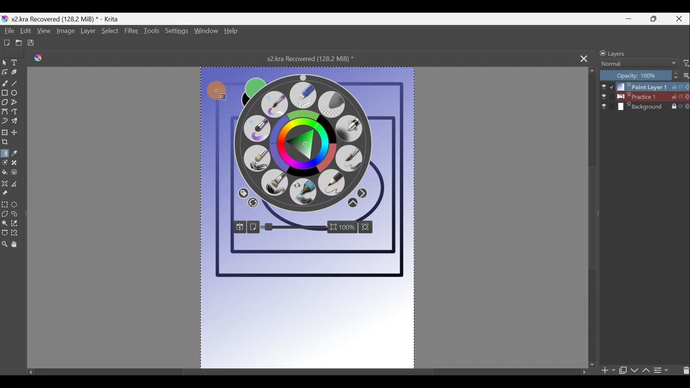 The height and width of the screenshot is (388, 690). Describe the element at coordinates (644, 97) in the screenshot. I see `Layer 2` at that location.